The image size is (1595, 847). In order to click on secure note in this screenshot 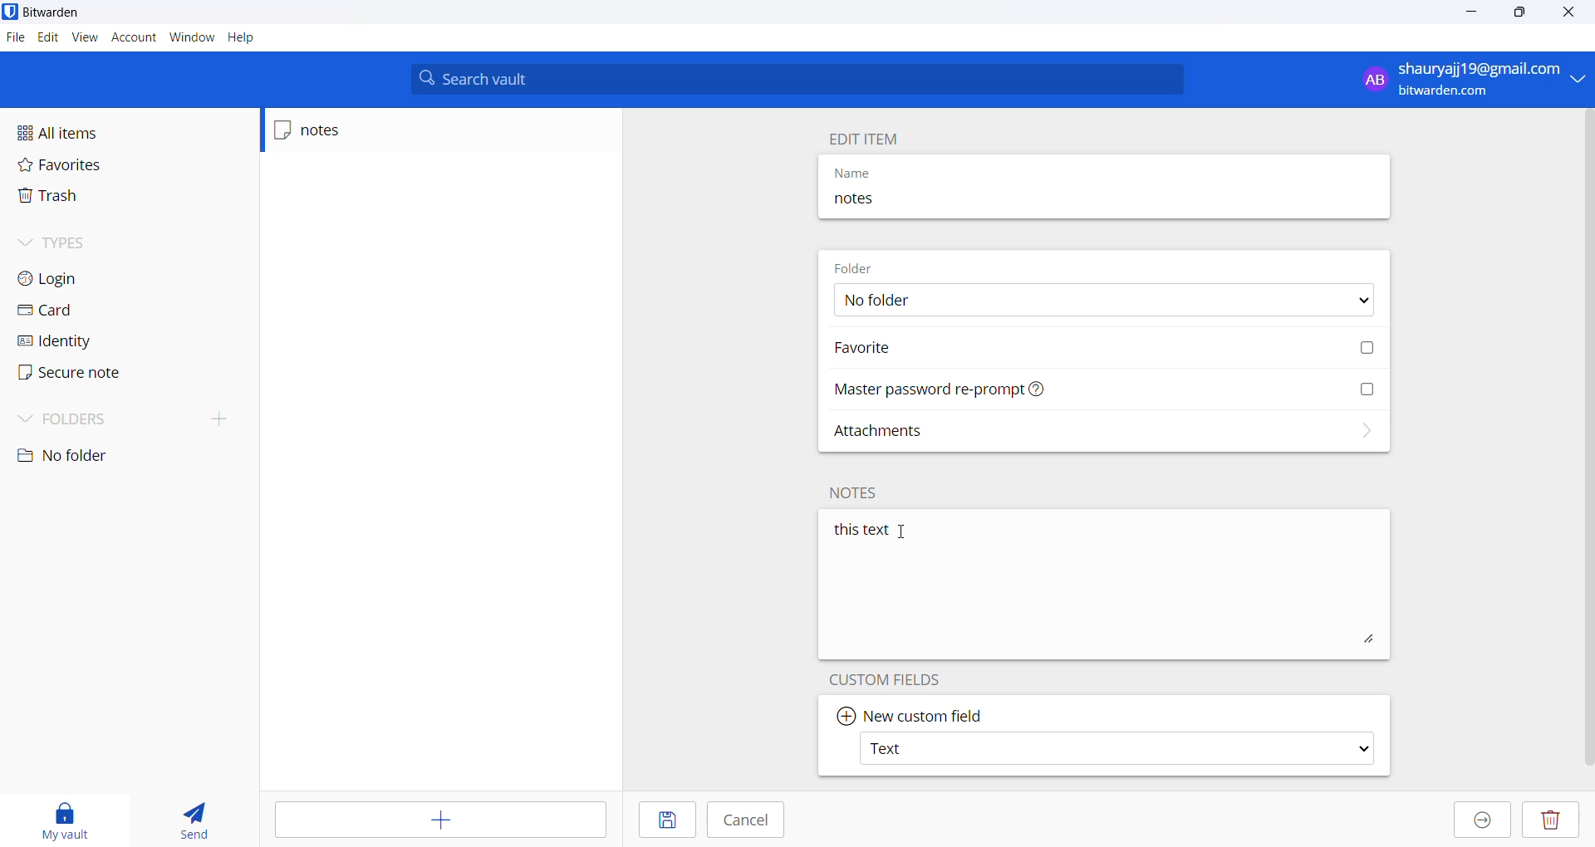, I will do `click(81, 374)`.